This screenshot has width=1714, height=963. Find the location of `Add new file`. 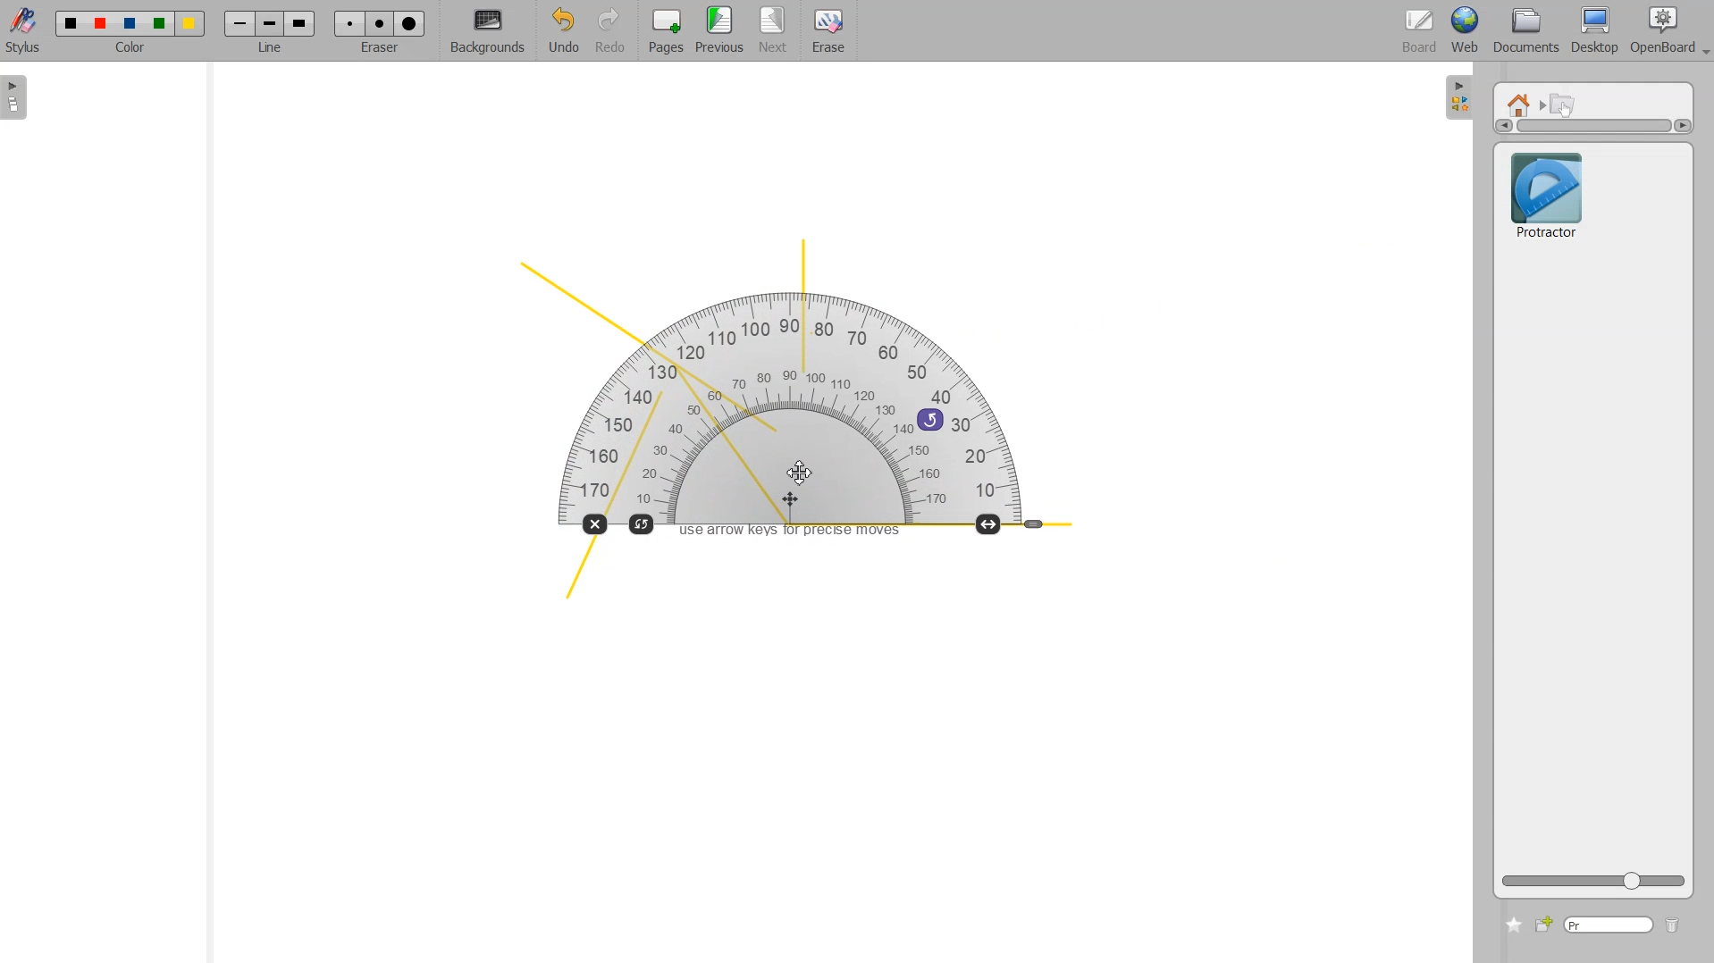

Add new file is located at coordinates (1542, 925).